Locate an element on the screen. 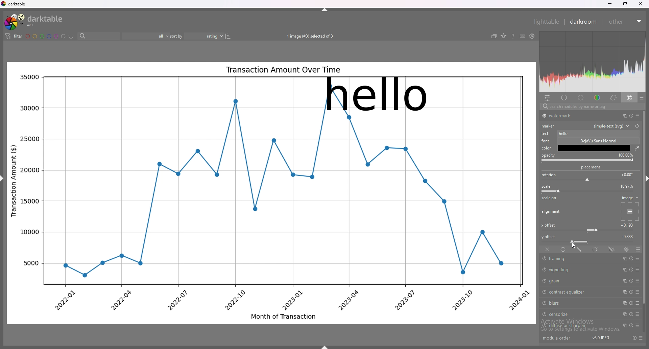 The image size is (649, 349). contrast equalizer is located at coordinates (577, 292).